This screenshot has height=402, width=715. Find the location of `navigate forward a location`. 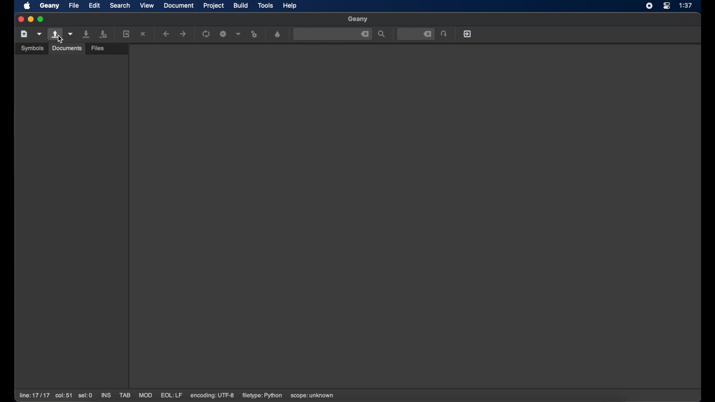

navigate forward a location is located at coordinates (183, 34).